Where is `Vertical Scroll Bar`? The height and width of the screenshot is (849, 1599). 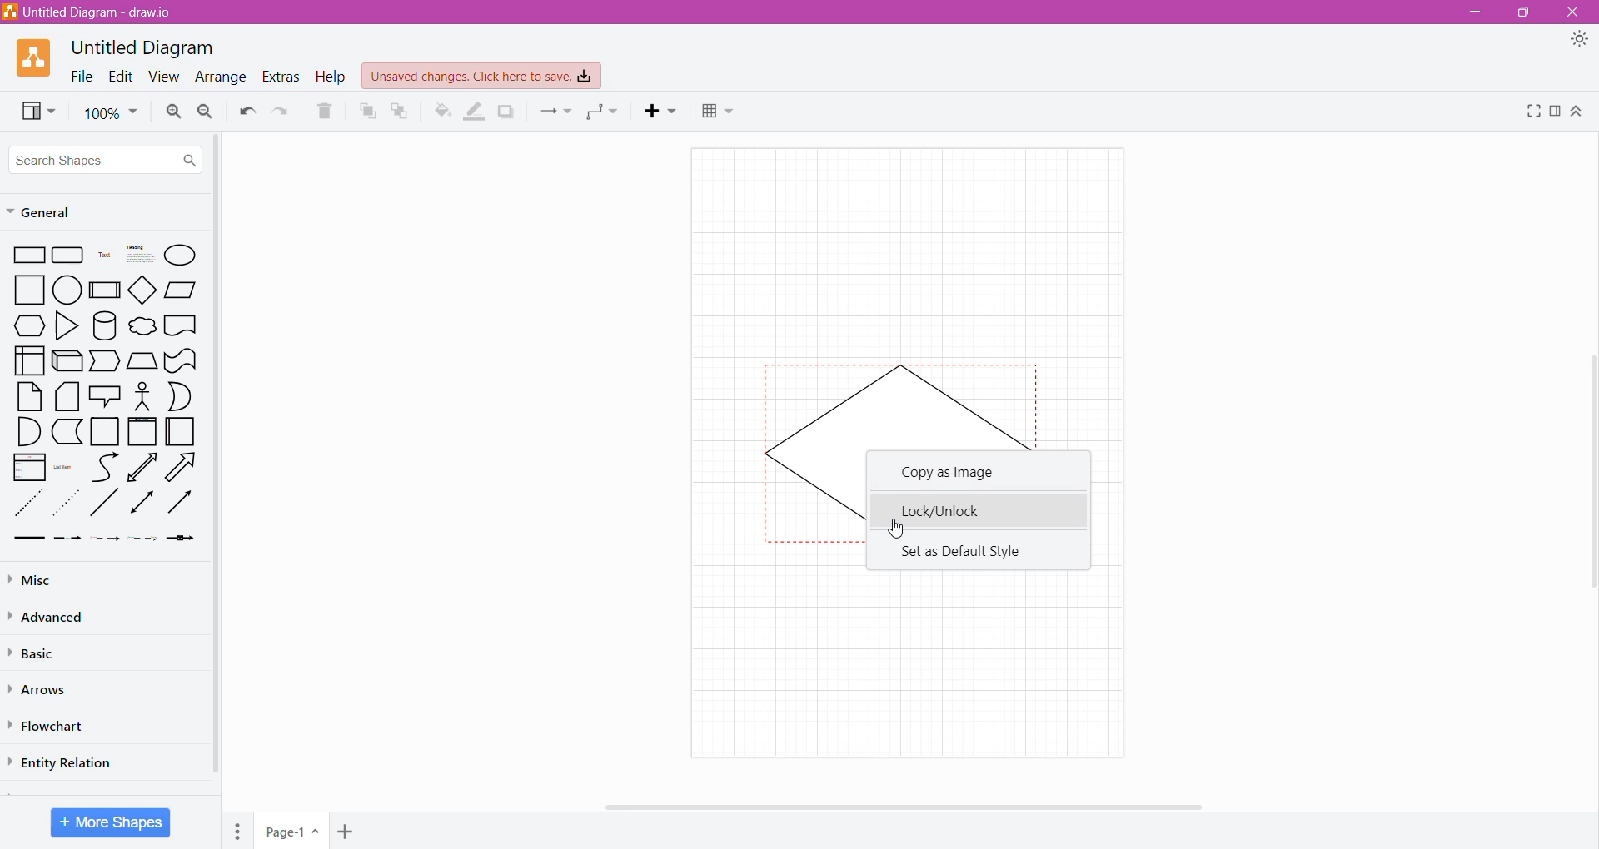
Vertical Scroll Bar is located at coordinates (1588, 464).